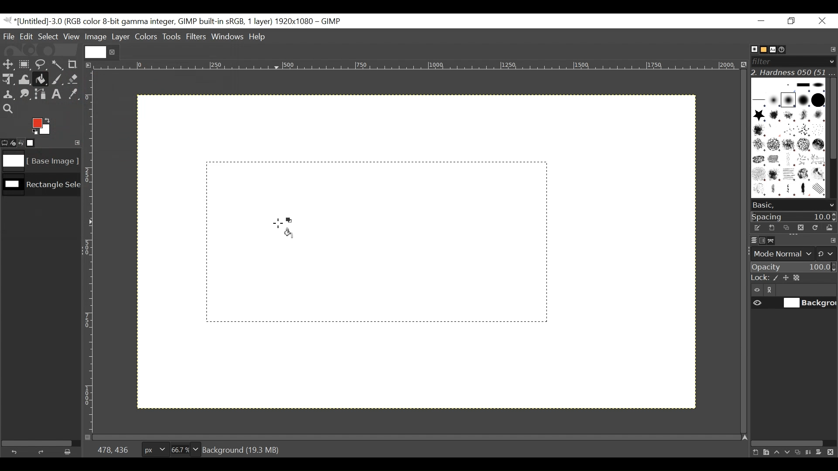 The width and height of the screenshot is (838, 471). What do you see at coordinates (40, 63) in the screenshot?
I see `Free Select tool` at bounding box center [40, 63].